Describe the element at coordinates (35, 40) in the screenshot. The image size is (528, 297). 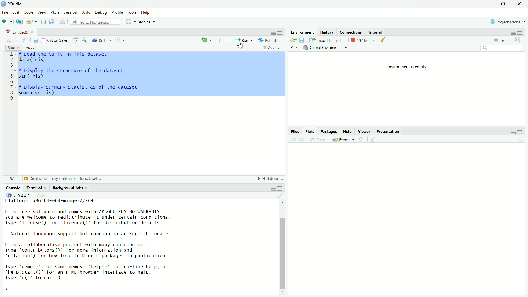
I see `Save` at that location.